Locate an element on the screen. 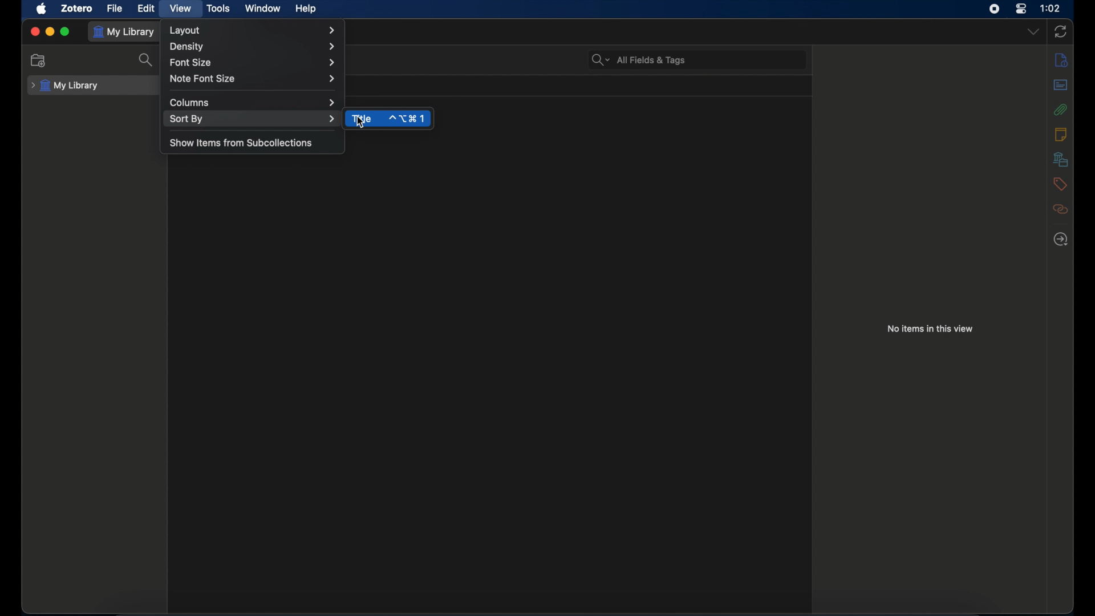 This screenshot has width=1095, height=616. search is located at coordinates (145, 61).